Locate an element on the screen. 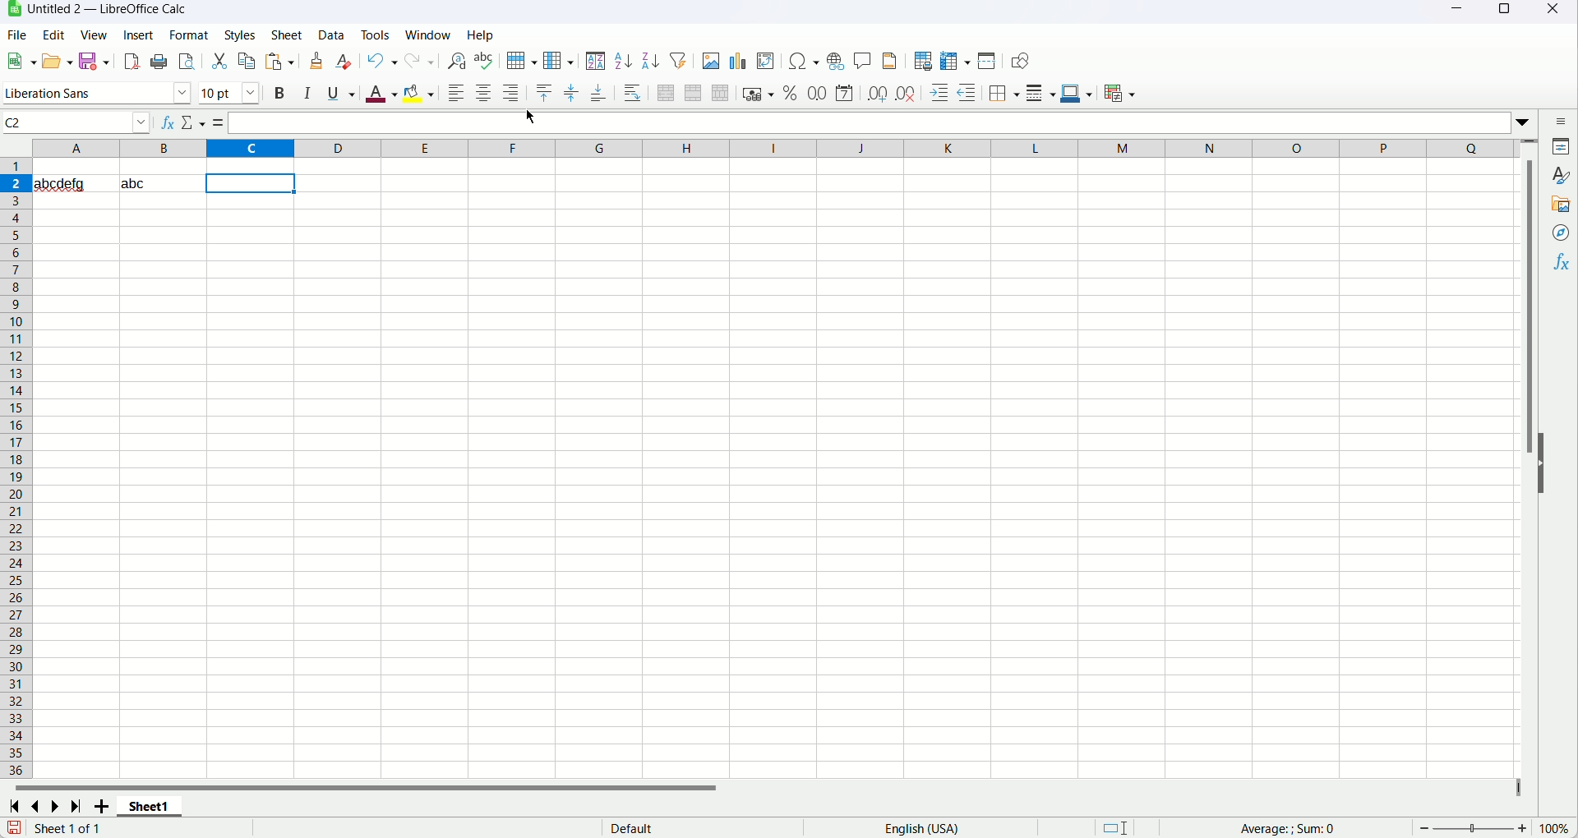 Image resolution: width=1578 pixels, height=838 pixels. scroll to next page is located at coordinates (57, 804).